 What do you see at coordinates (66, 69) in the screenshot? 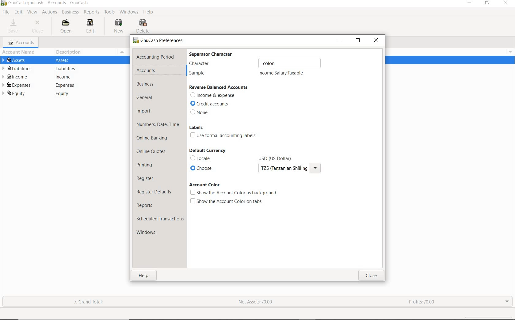
I see `` at bounding box center [66, 69].